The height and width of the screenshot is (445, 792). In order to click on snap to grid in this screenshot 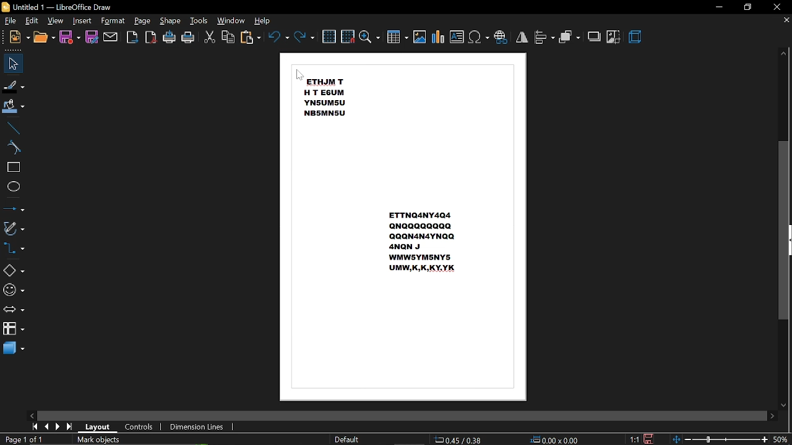, I will do `click(348, 36)`.